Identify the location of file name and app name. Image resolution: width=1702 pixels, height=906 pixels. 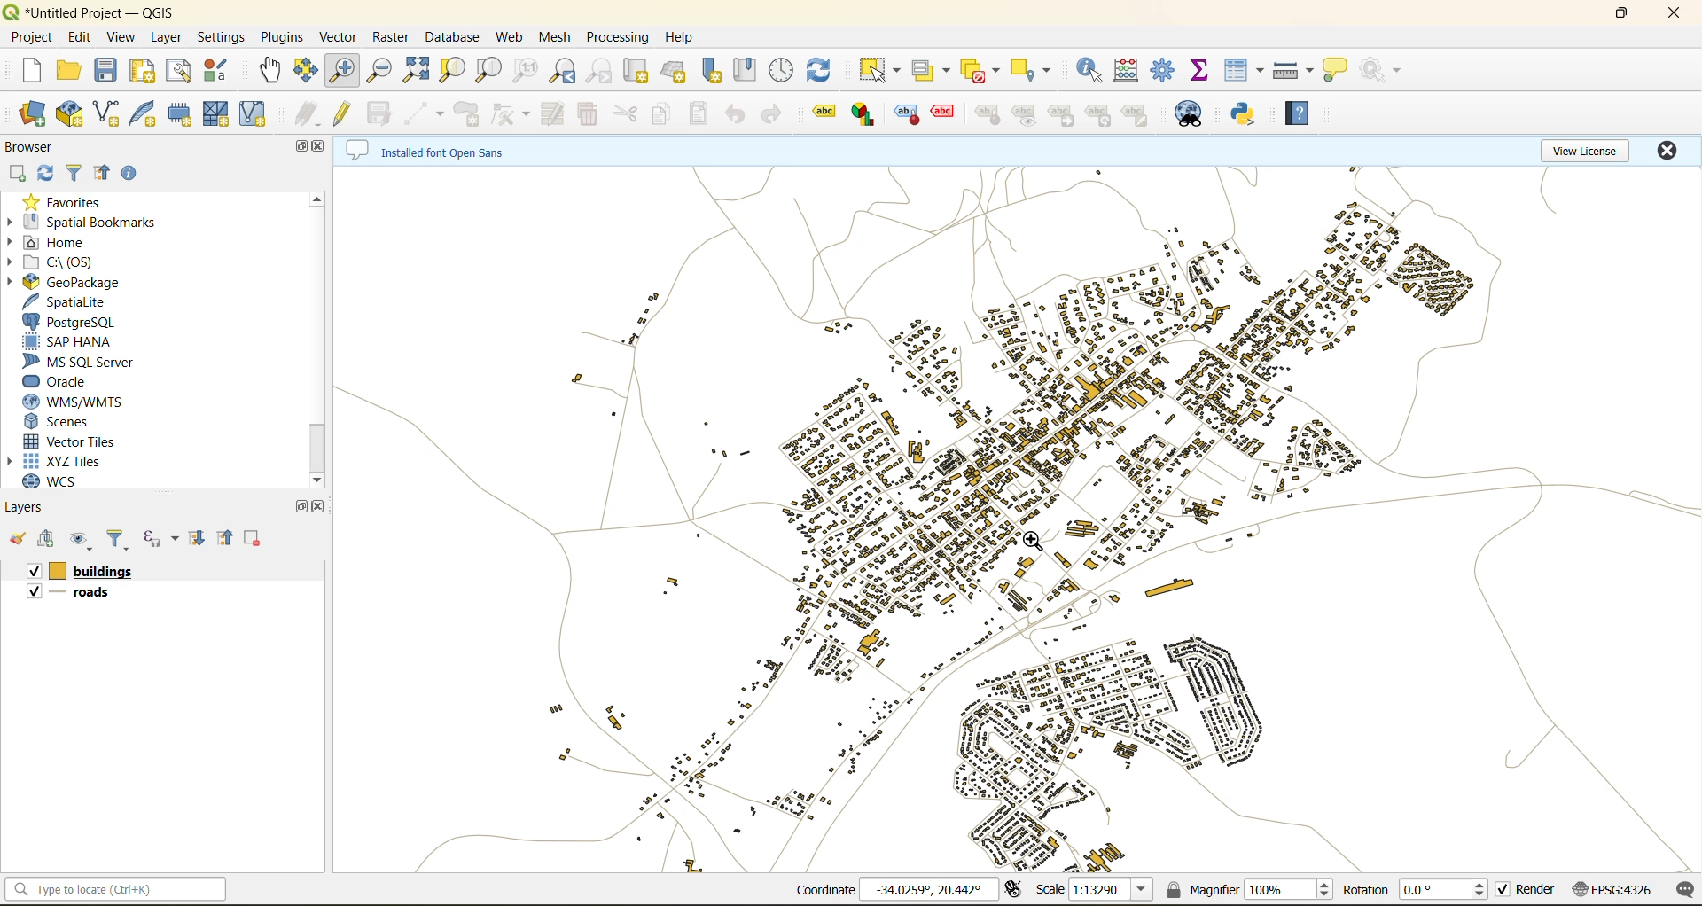
(95, 11).